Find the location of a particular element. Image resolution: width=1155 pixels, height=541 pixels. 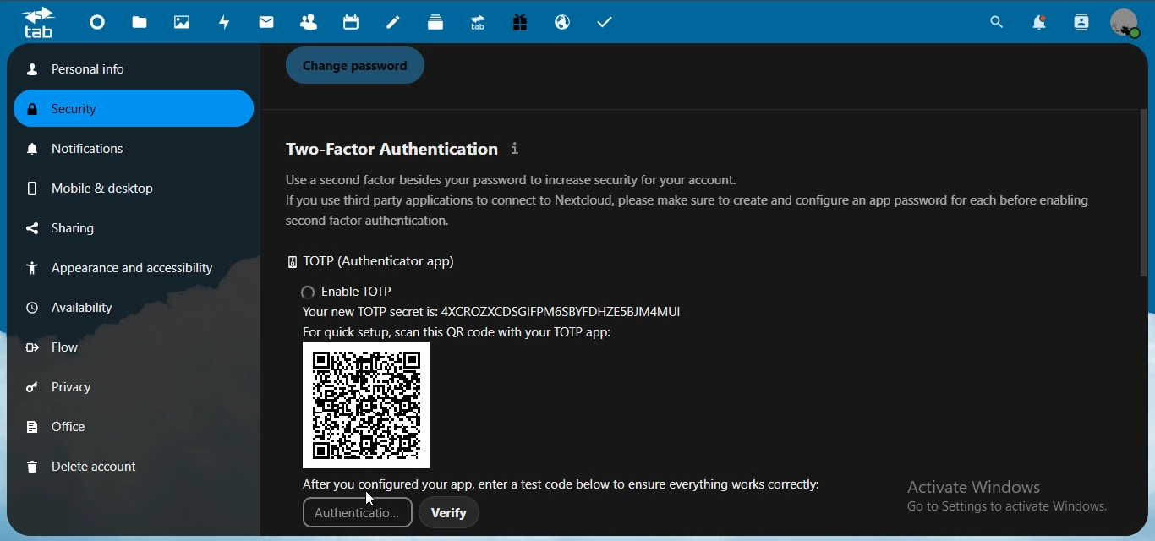

search is located at coordinates (994, 25).